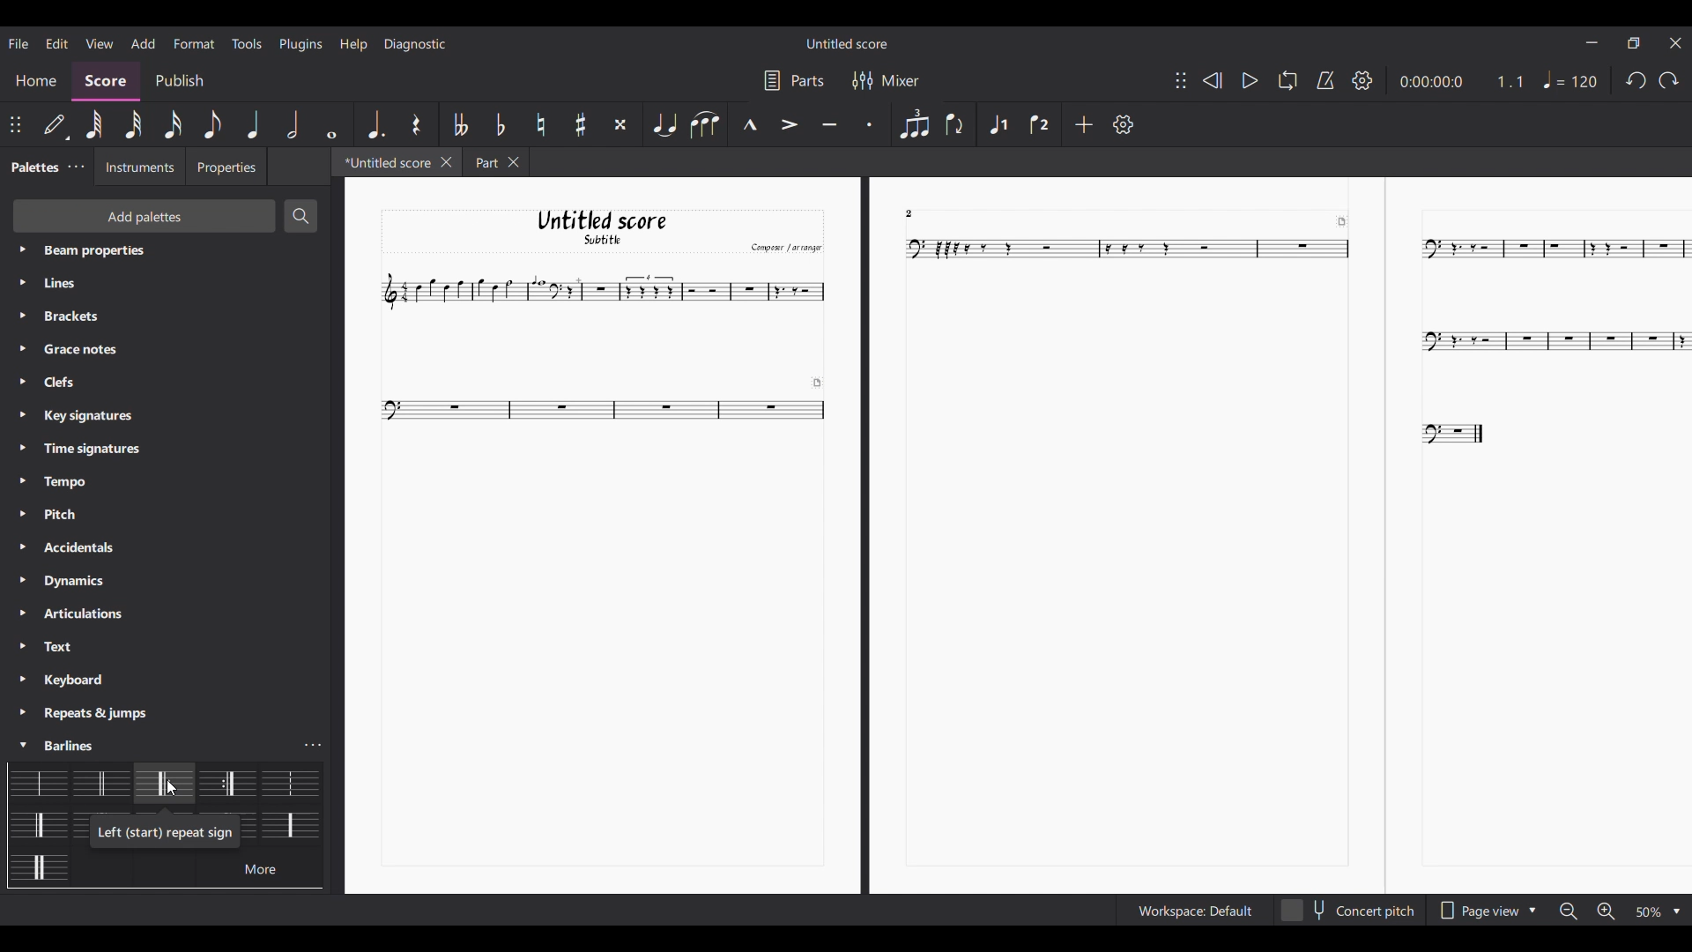 This screenshot has height=952, width=1692. I want to click on Add palette, so click(146, 215).